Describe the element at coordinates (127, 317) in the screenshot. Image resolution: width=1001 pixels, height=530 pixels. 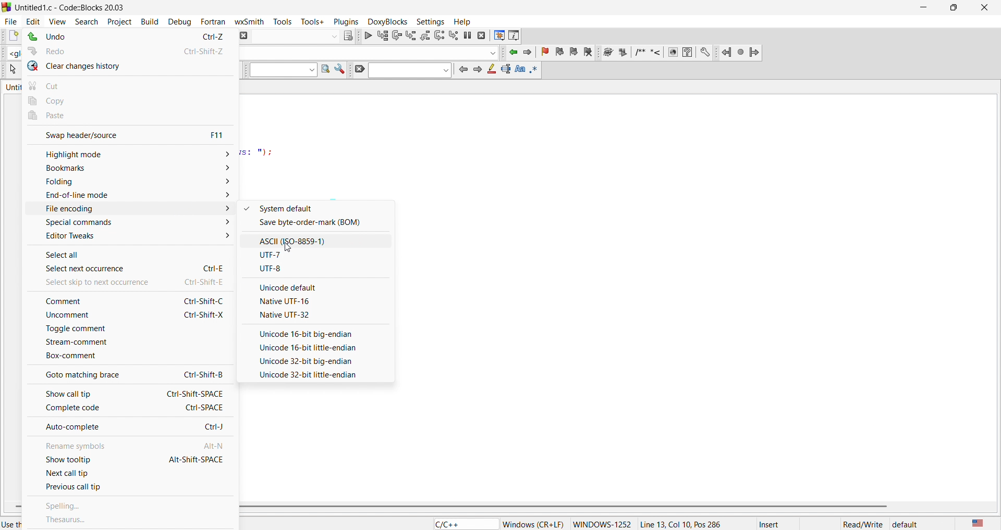
I see `uncomment` at that location.